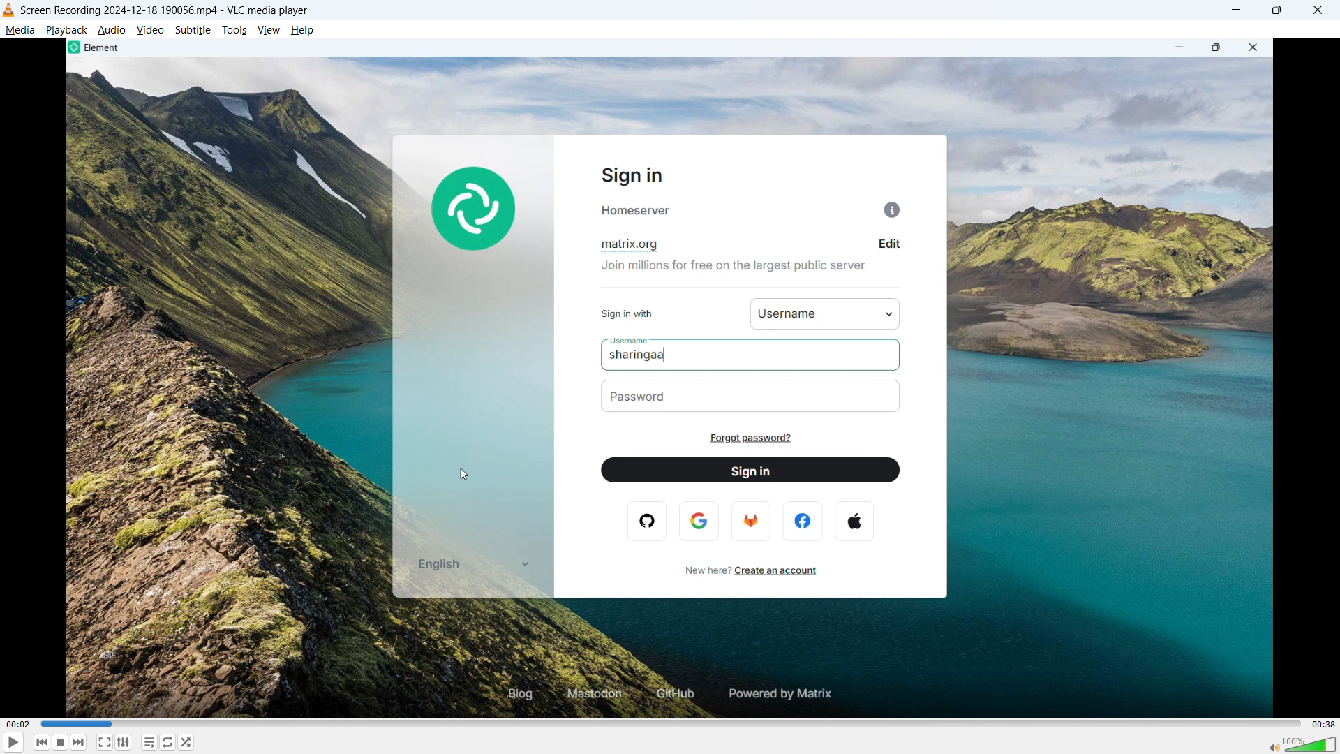  What do you see at coordinates (124, 743) in the screenshot?
I see `Show advanced settings ` at bounding box center [124, 743].